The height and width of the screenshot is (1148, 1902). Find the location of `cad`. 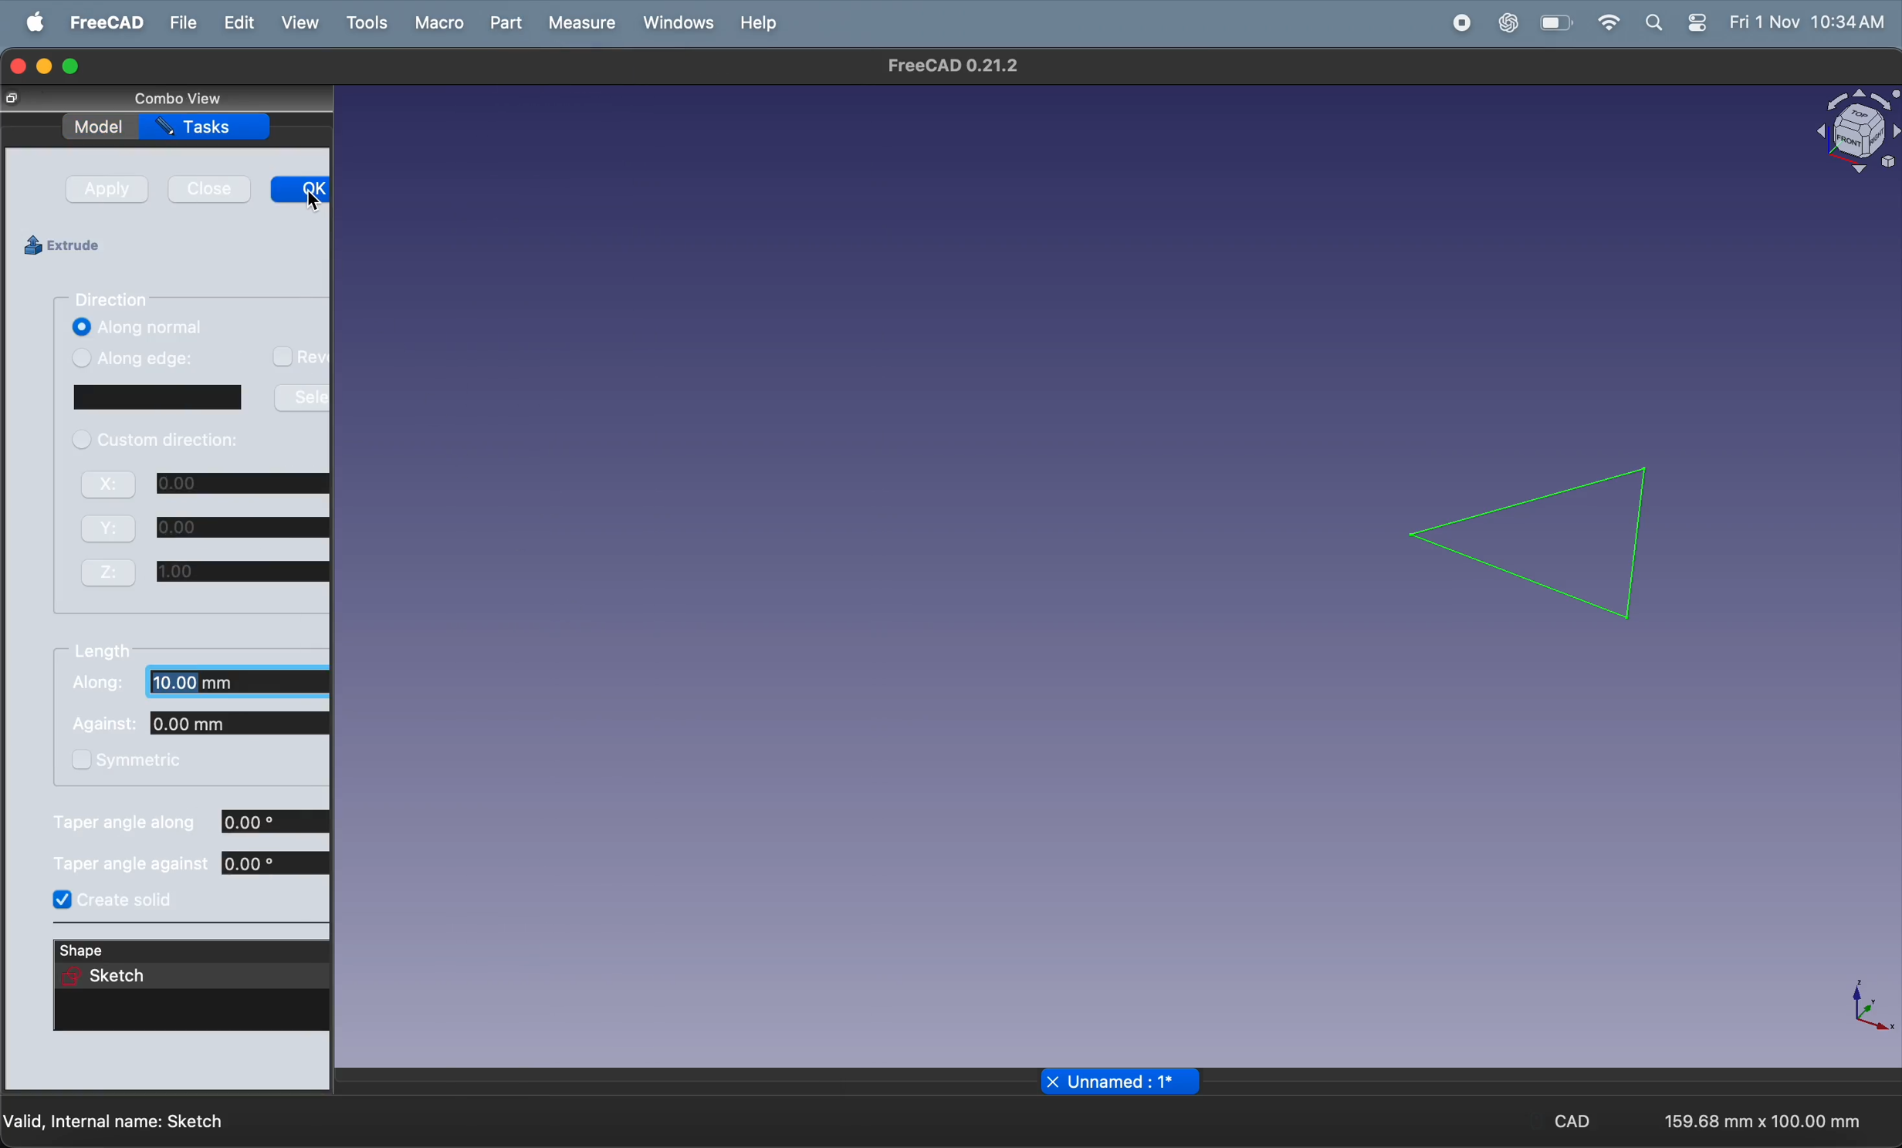

cad is located at coordinates (1579, 1123).